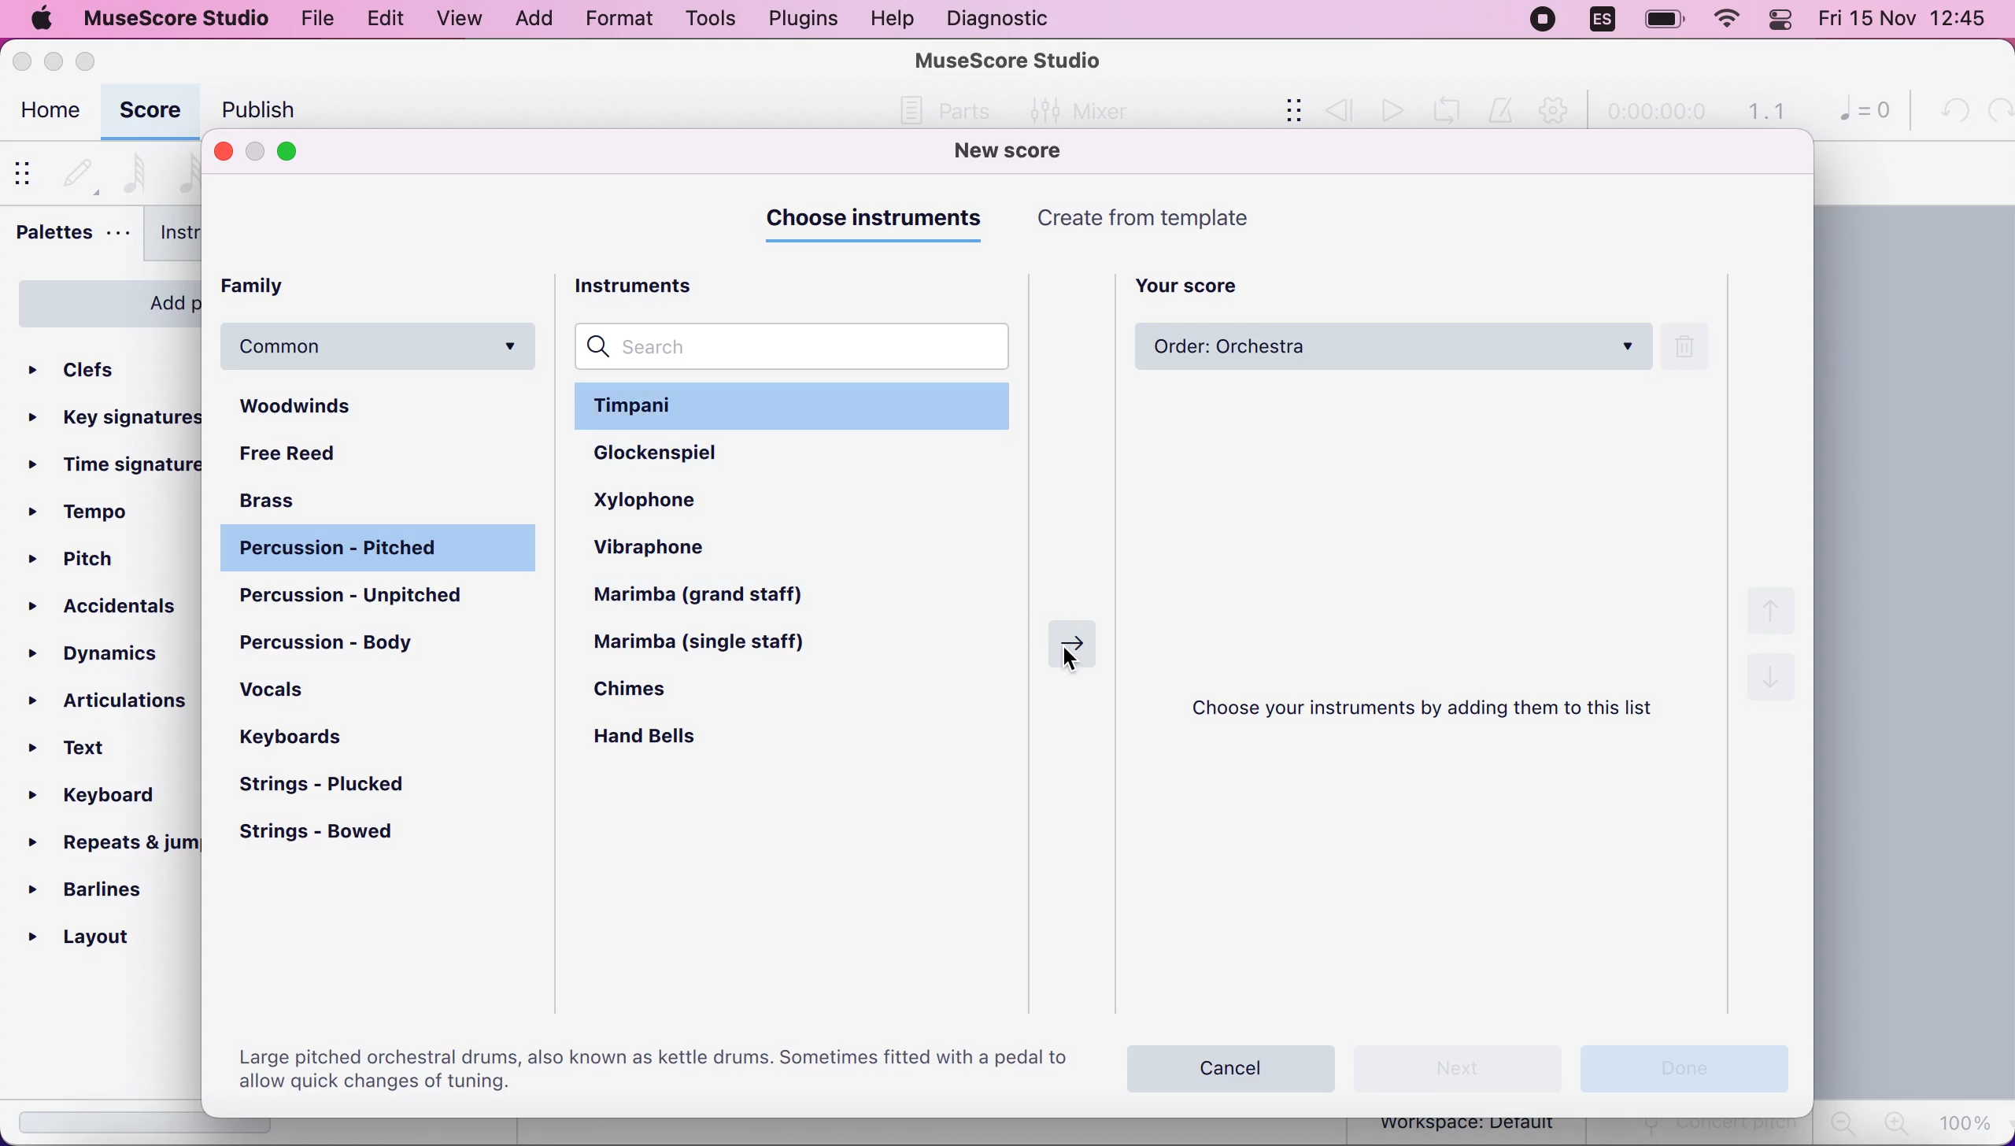 This screenshot has width=2015, height=1146. Describe the element at coordinates (1558, 112) in the screenshot. I see `playback settings` at that location.